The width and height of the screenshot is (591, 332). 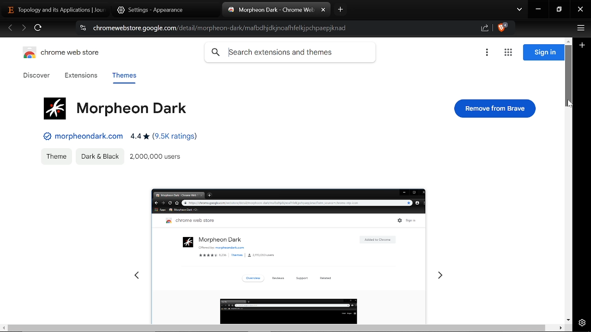 What do you see at coordinates (341, 9) in the screenshot?
I see `New tab` at bounding box center [341, 9].